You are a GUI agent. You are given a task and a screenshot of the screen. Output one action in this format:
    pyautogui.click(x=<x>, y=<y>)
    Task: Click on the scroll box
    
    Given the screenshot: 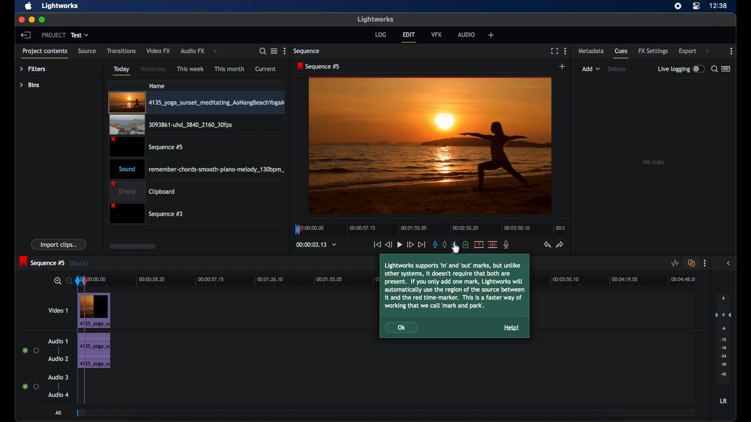 What is the action you would take?
    pyautogui.click(x=132, y=246)
    